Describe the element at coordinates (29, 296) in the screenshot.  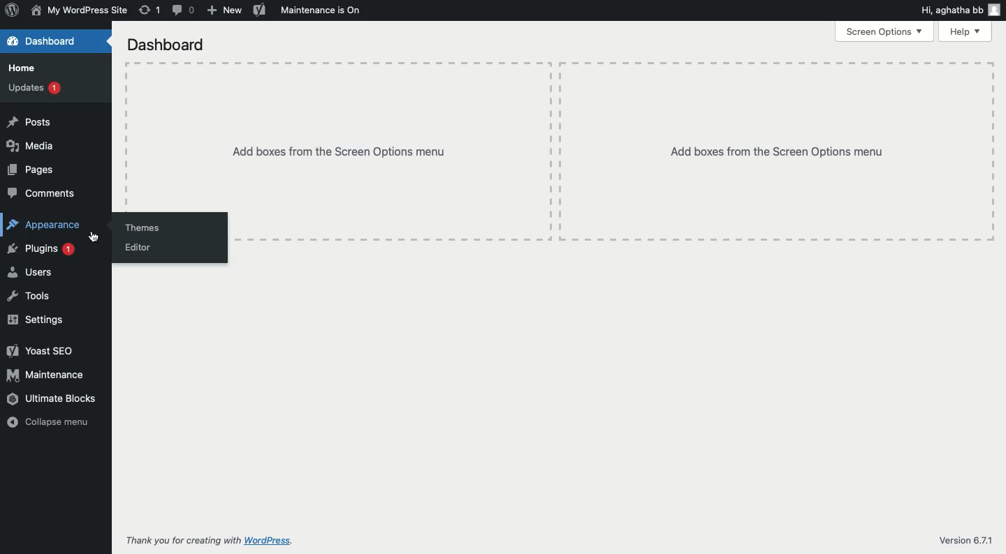
I see `Tools` at that location.